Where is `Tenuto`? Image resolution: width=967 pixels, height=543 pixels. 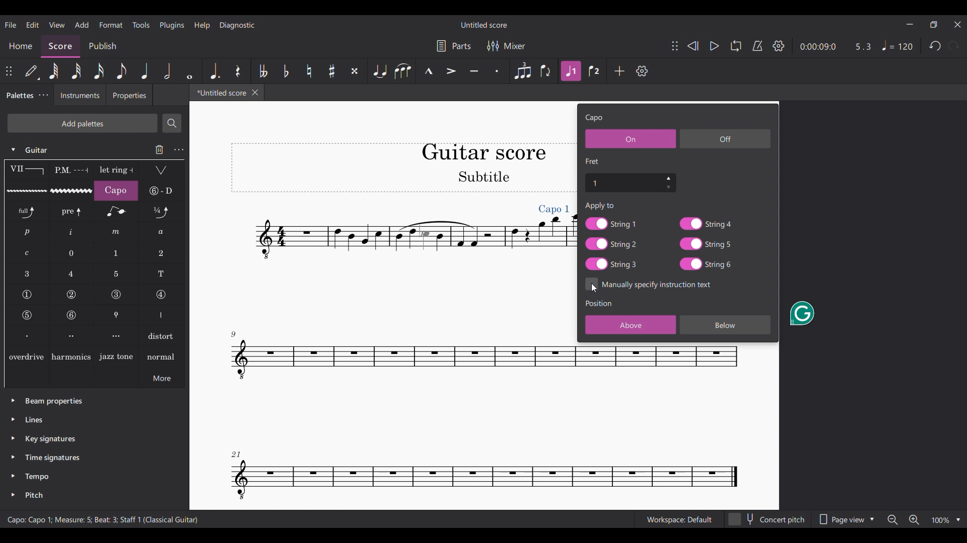 Tenuto is located at coordinates (474, 71).